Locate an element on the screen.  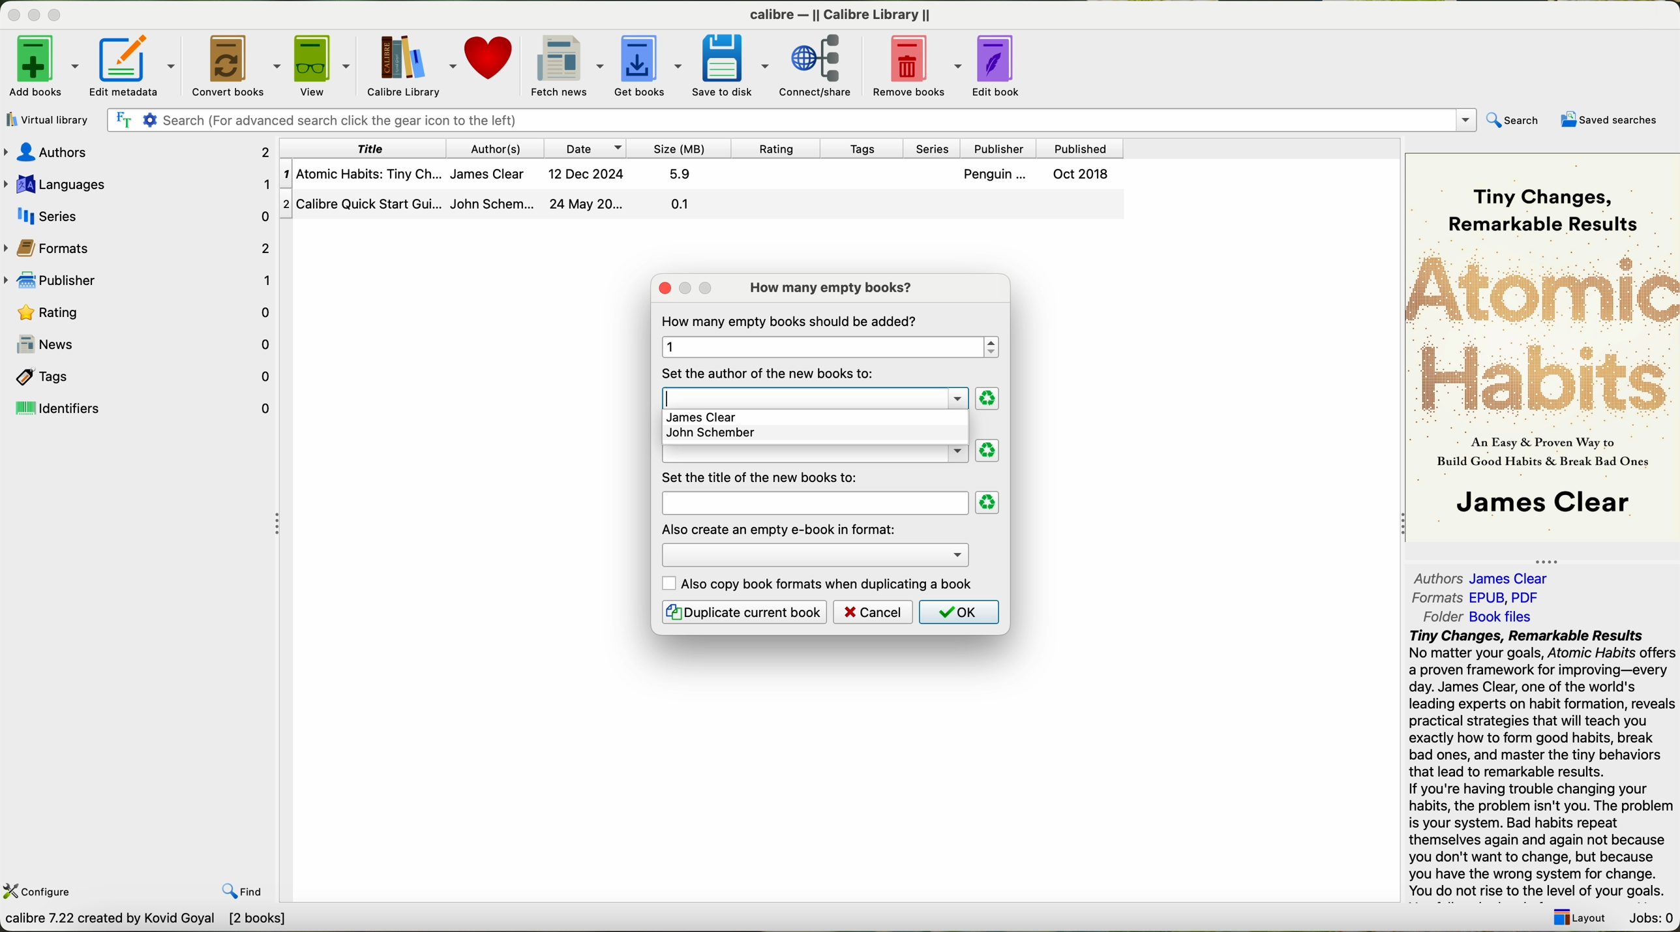
configure is located at coordinates (40, 892).